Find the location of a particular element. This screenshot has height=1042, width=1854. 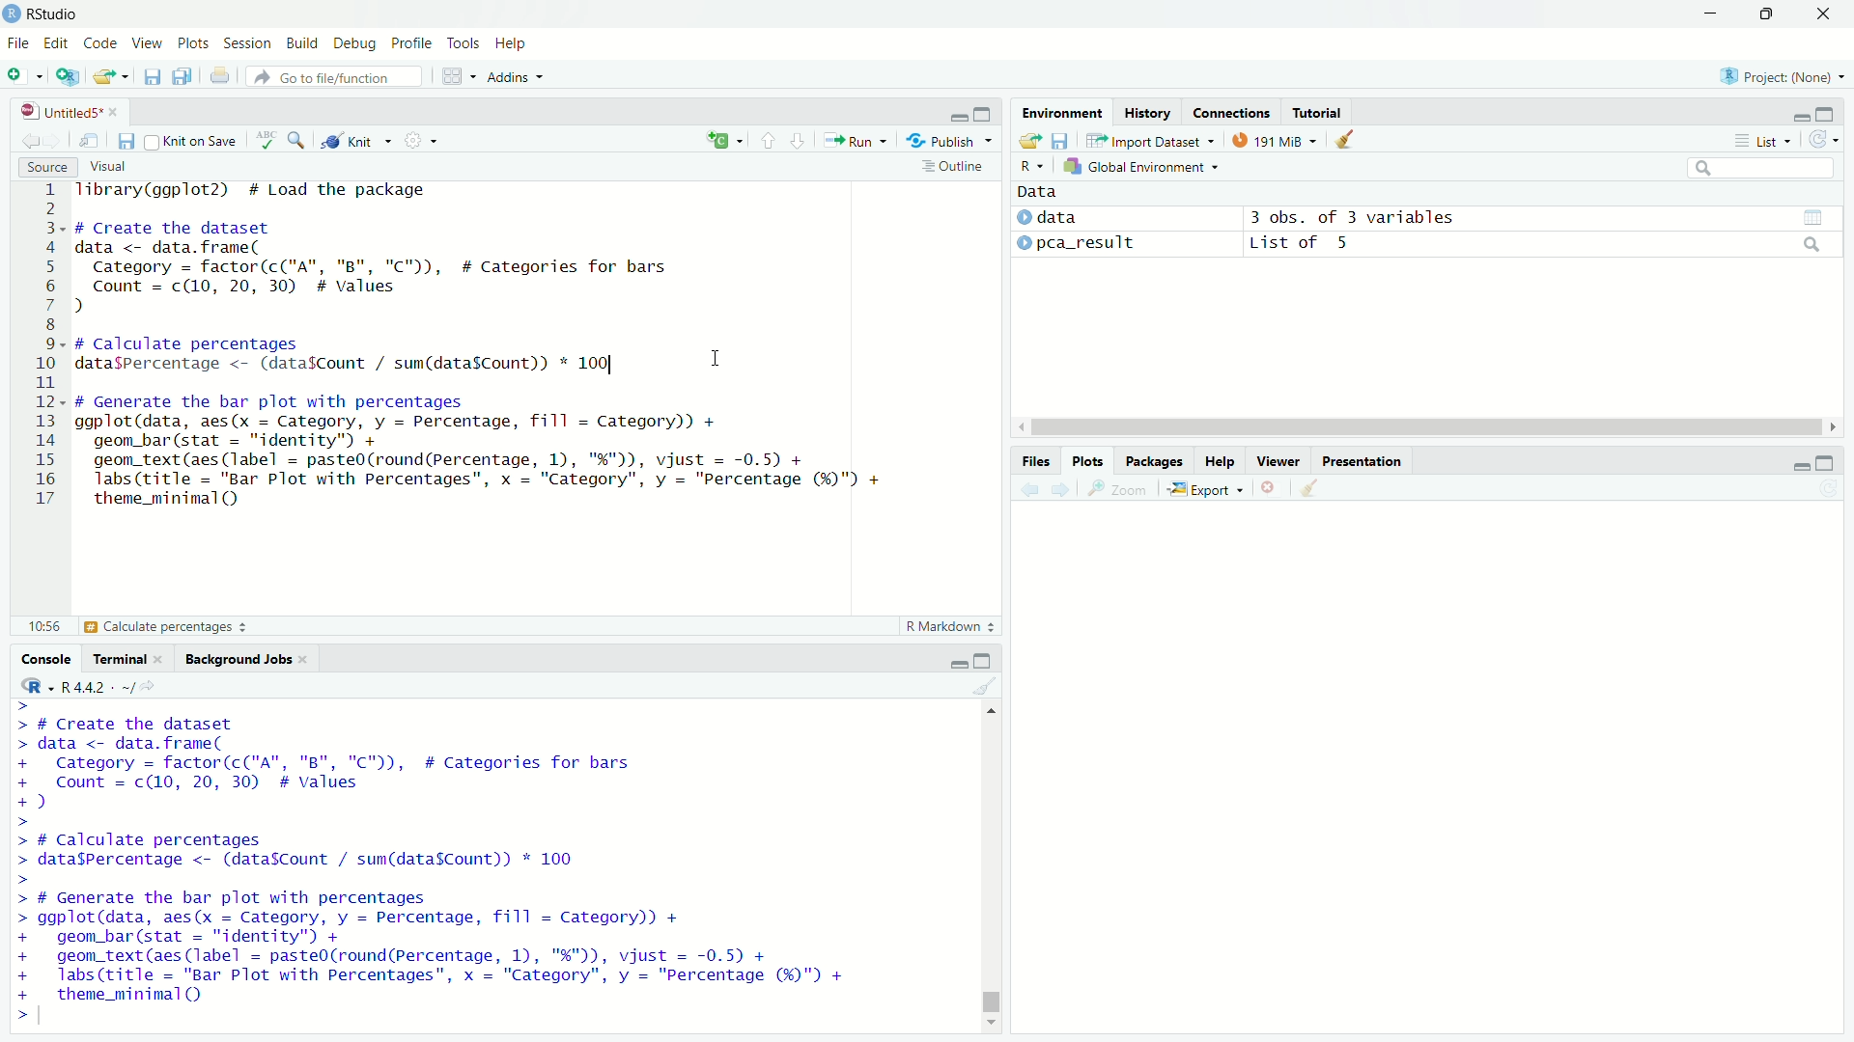

session is located at coordinates (251, 45).